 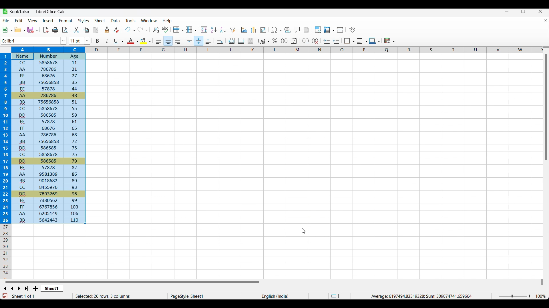 I want to click on Spell check, so click(x=165, y=29).